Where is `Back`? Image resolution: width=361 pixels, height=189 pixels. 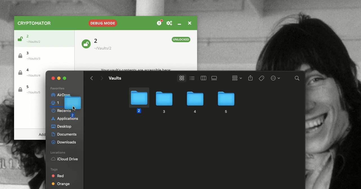
Back is located at coordinates (92, 78).